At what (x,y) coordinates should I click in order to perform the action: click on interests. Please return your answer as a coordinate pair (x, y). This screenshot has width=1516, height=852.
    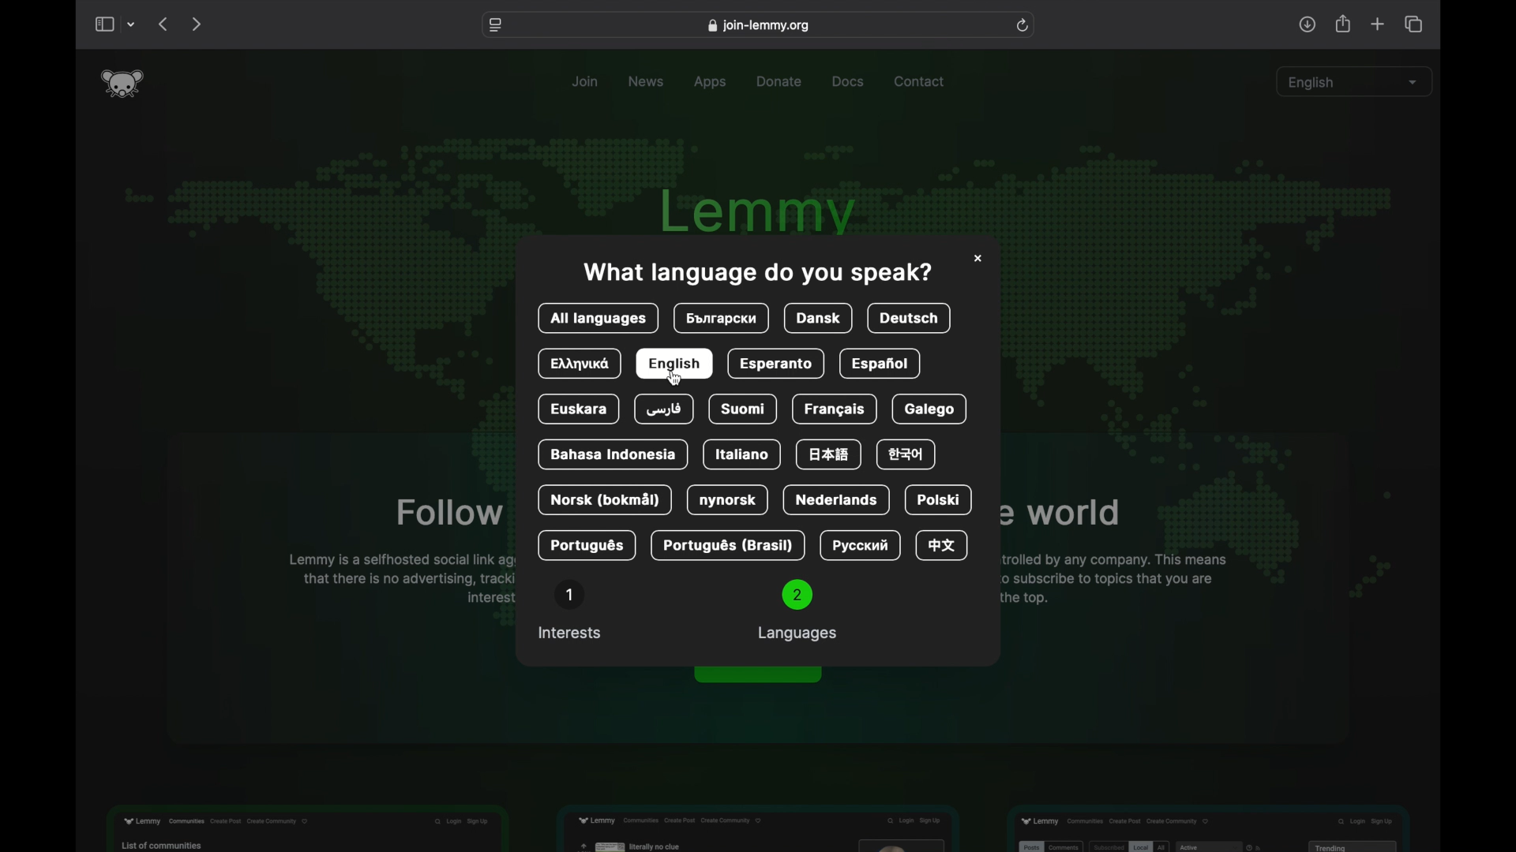
    Looking at the image, I should click on (569, 610).